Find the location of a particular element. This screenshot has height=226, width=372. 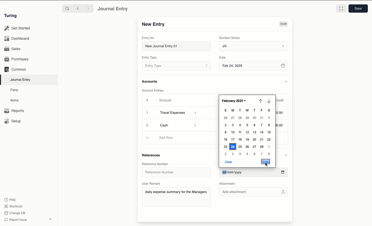

Add is located at coordinates (148, 138).